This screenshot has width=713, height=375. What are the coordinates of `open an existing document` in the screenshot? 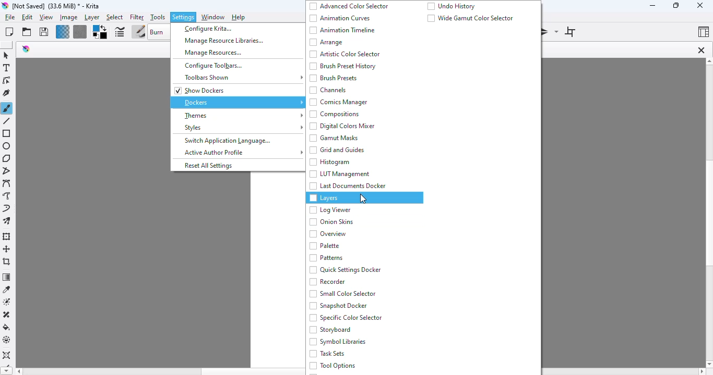 It's located at (27, 32).